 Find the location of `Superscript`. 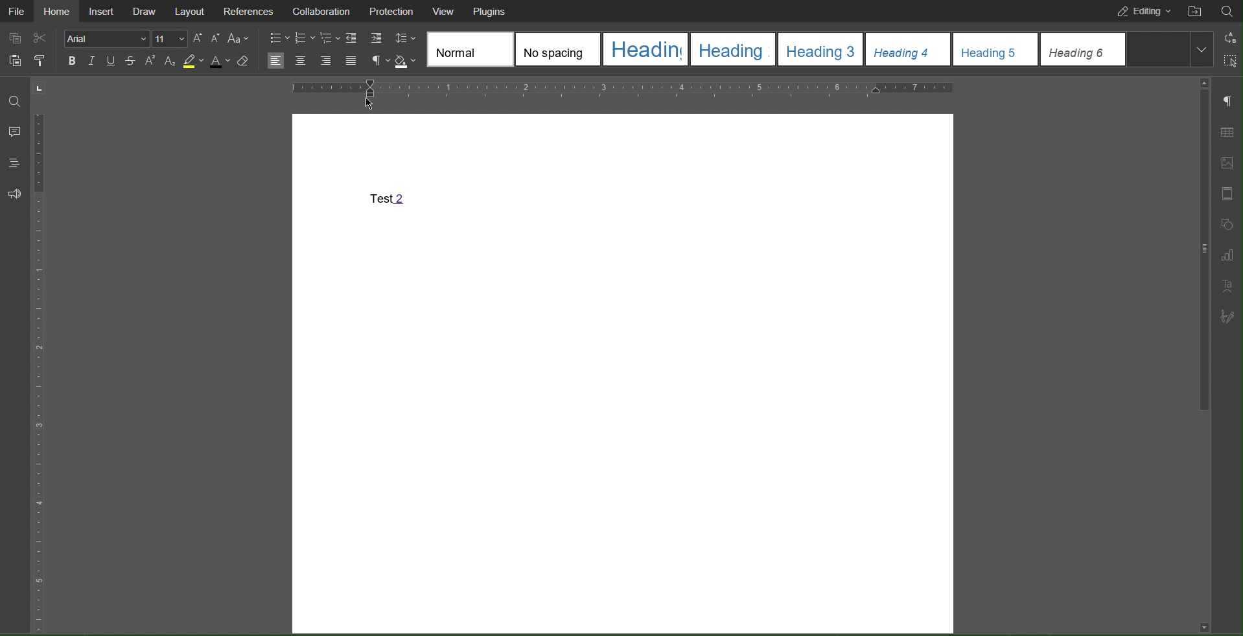

Superscript is located at coordinates (148, 60).